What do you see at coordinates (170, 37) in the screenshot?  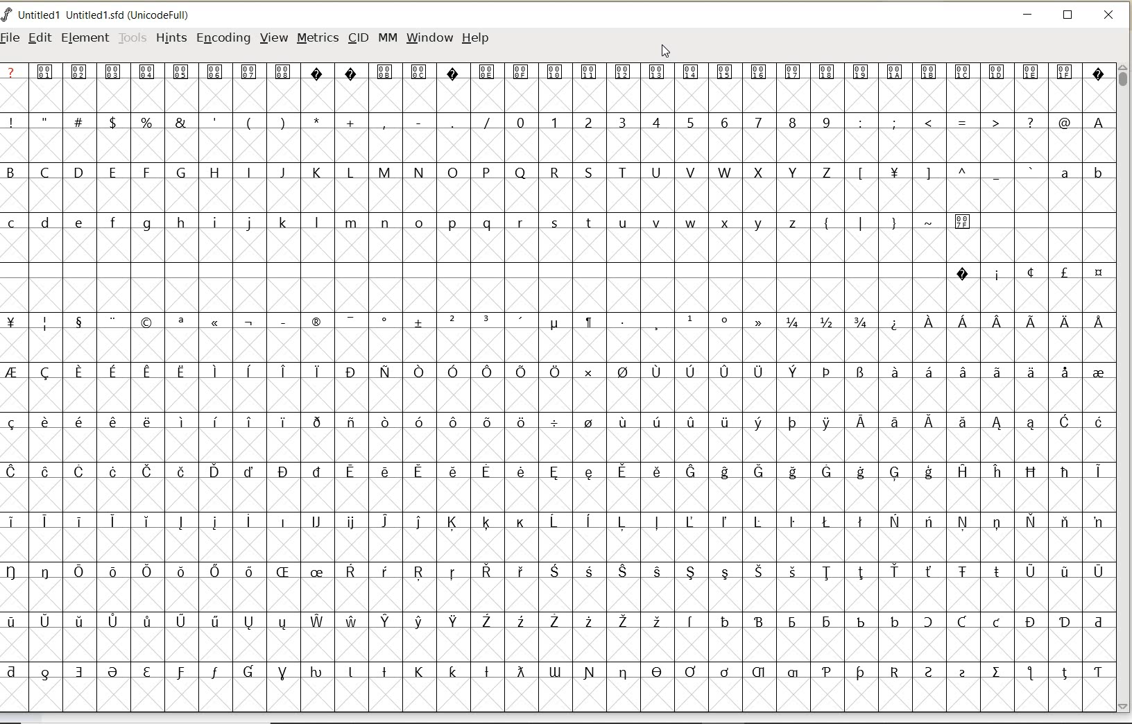 I see `HINTS` at bounding box center [170, 37].